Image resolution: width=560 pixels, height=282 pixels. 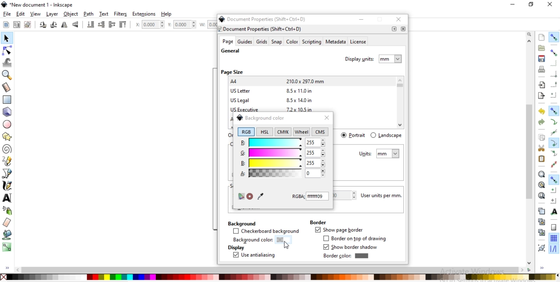 What do you see at coordinates (553, 133) in the screenshot?
I see `snap to path intersections` at bounding box center [553, 133].